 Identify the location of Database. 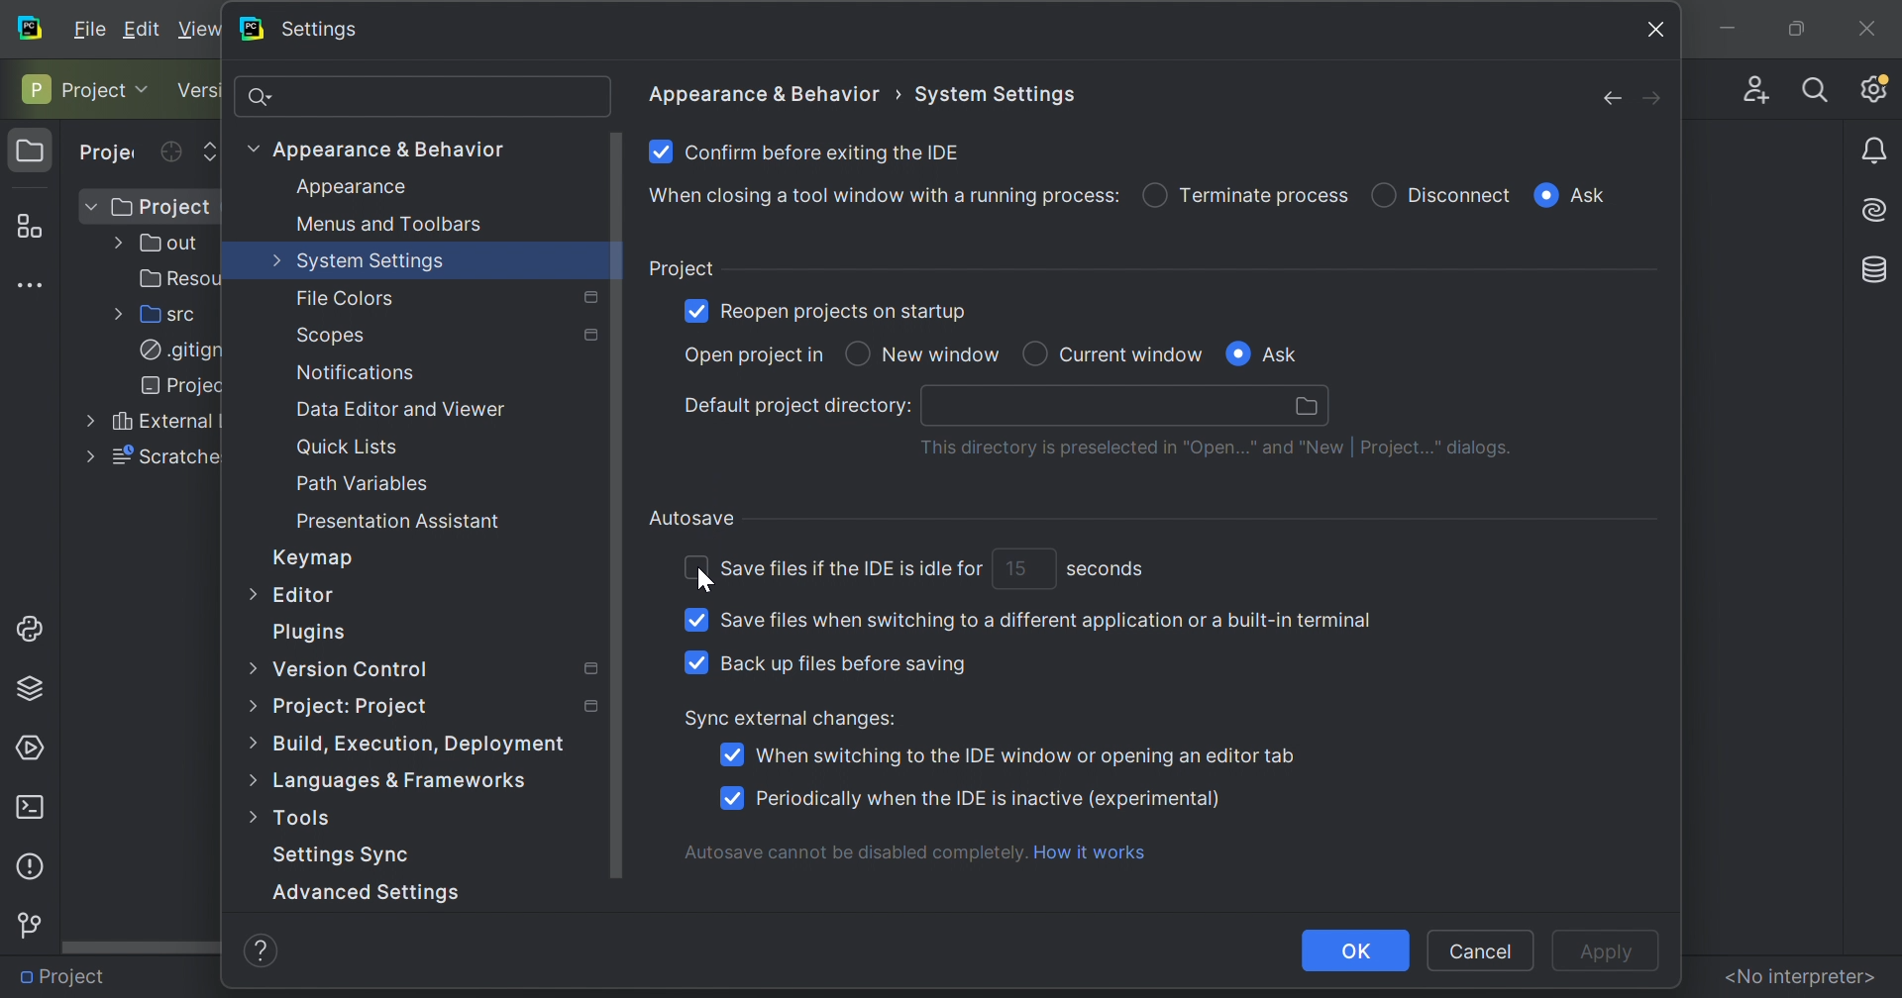
(1876, 266).